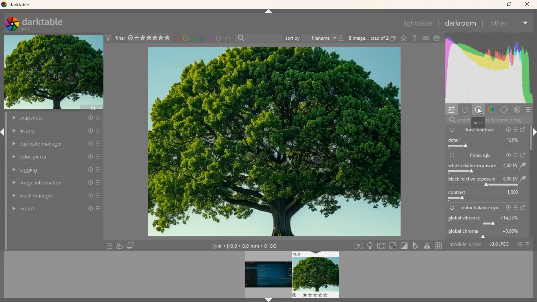  I want to click on global vibrance, so click(487, 221).